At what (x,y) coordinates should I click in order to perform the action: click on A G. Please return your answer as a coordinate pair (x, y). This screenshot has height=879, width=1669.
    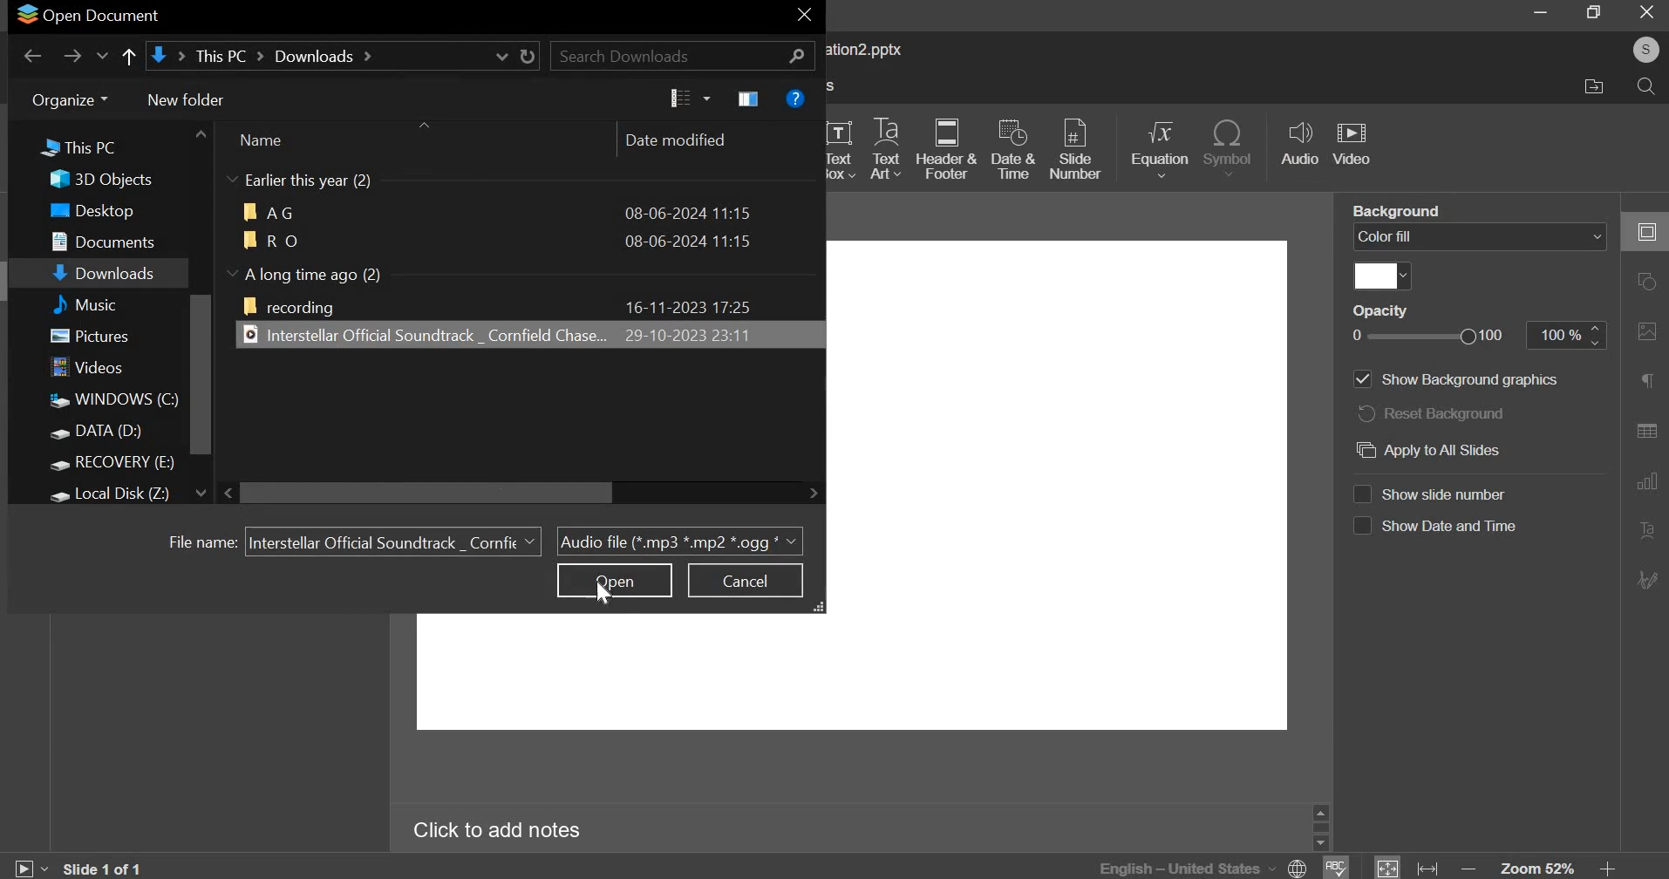
    Looking at the image, I should click on (270, 212).